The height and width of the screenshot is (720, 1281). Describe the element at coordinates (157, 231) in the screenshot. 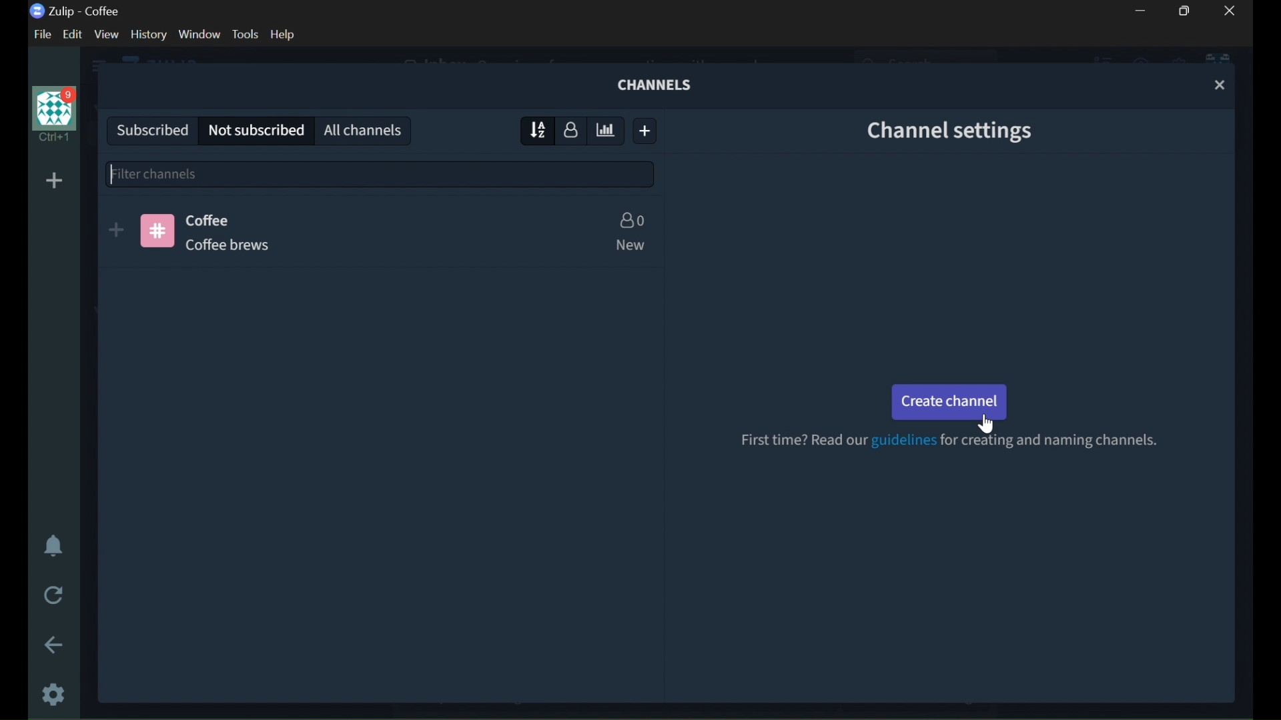

I see `CHANNEL LOGO` at that location.